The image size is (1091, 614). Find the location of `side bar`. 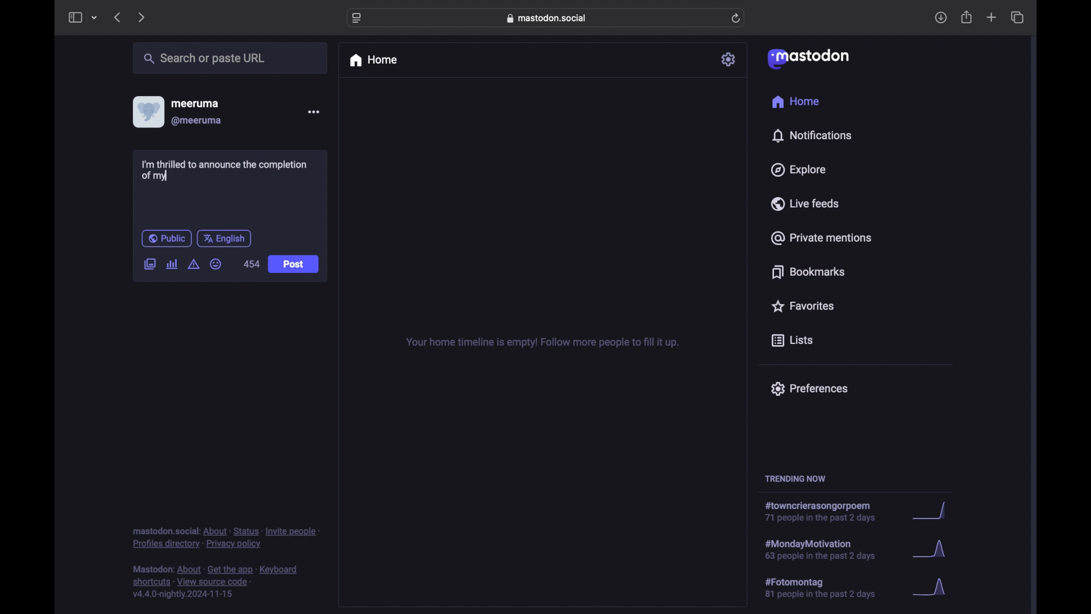

side bar is located at coordinates (74, 17).